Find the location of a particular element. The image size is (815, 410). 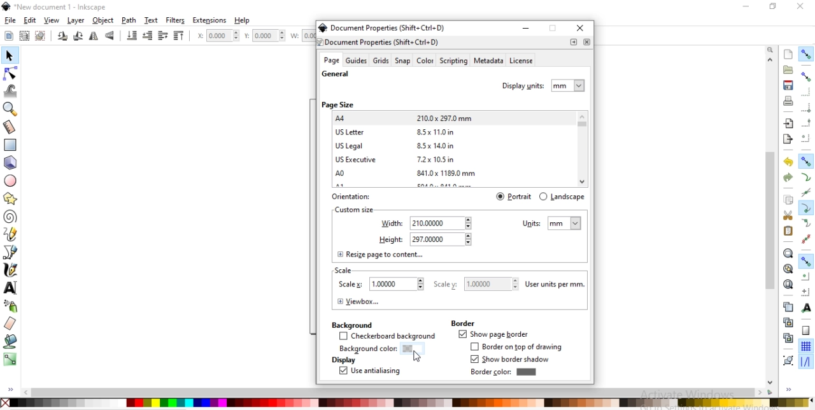

scale is located at coordinates (339, 269).